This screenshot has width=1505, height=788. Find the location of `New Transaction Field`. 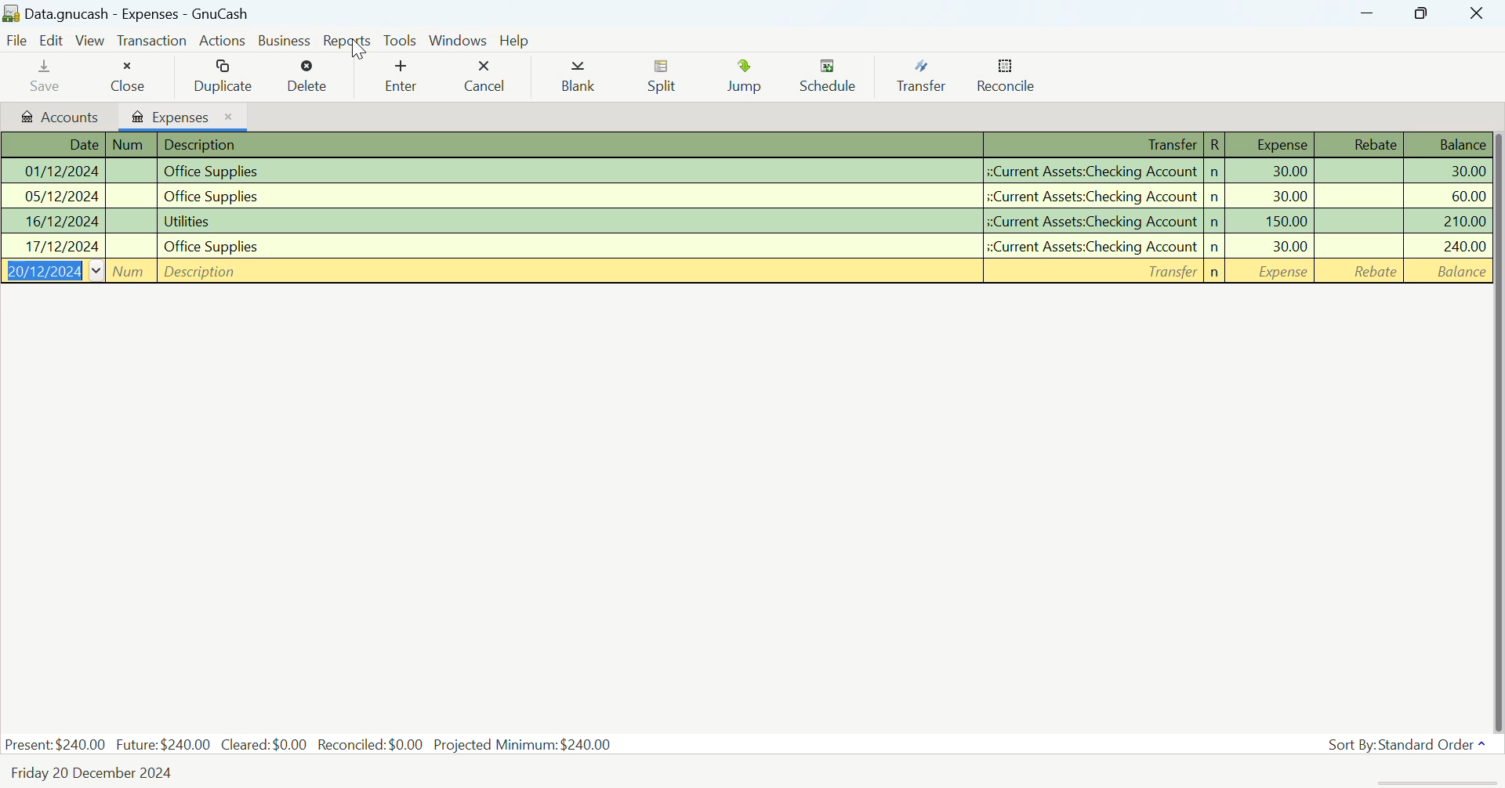

New Transaction Field is located at coordinates (745, 273).